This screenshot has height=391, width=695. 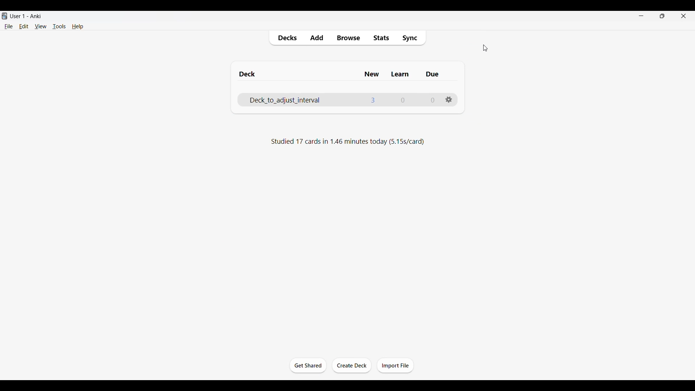 I want to click on Number of cards to learn, so click(x=402, y=100).